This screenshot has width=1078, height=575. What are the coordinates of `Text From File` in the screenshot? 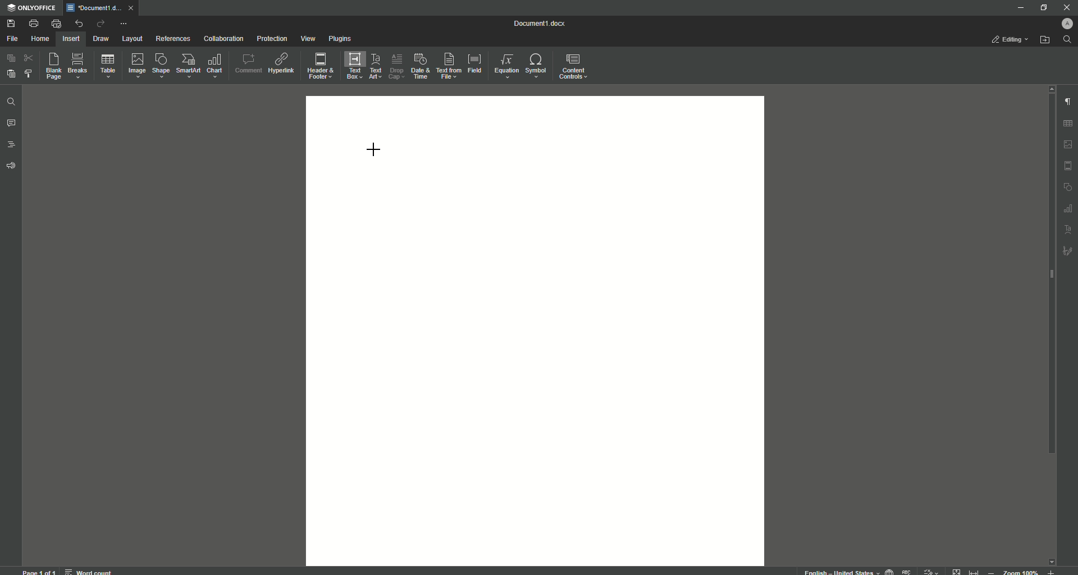 It's located at (447, 65).